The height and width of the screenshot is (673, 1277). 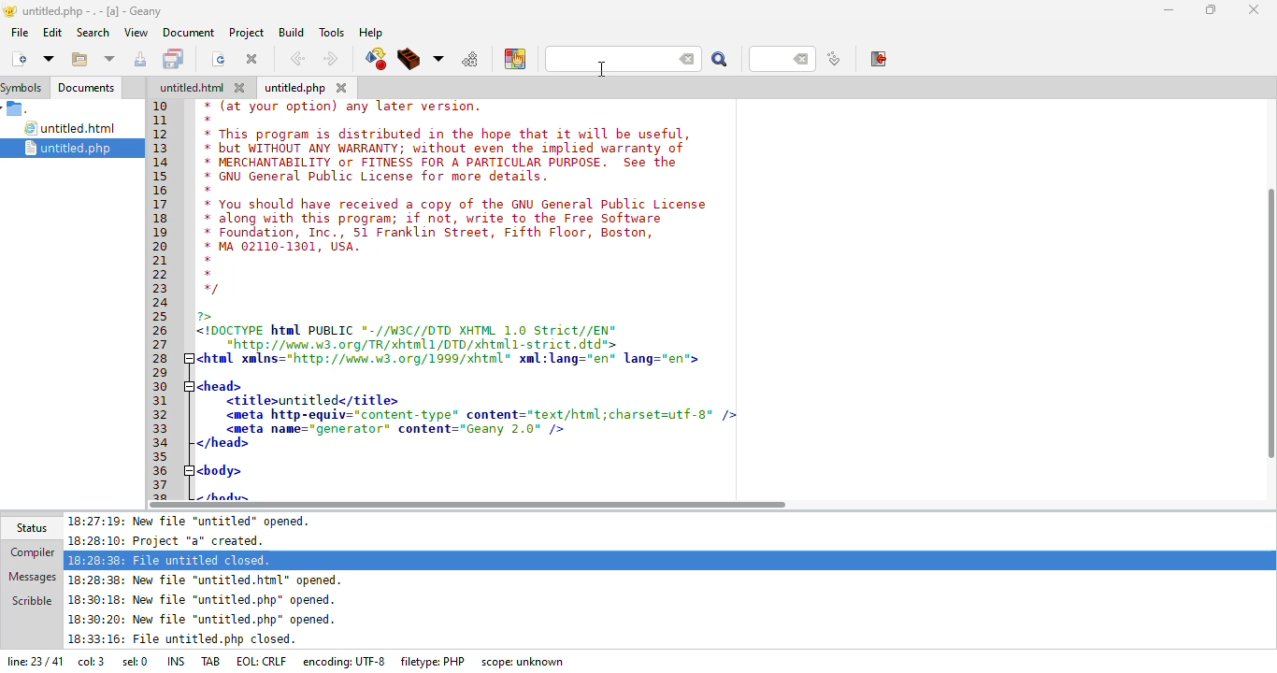 What do you see at coordinates (600, 69) in the screenshot?
I see `cursor` at bounding box center [600, 69].